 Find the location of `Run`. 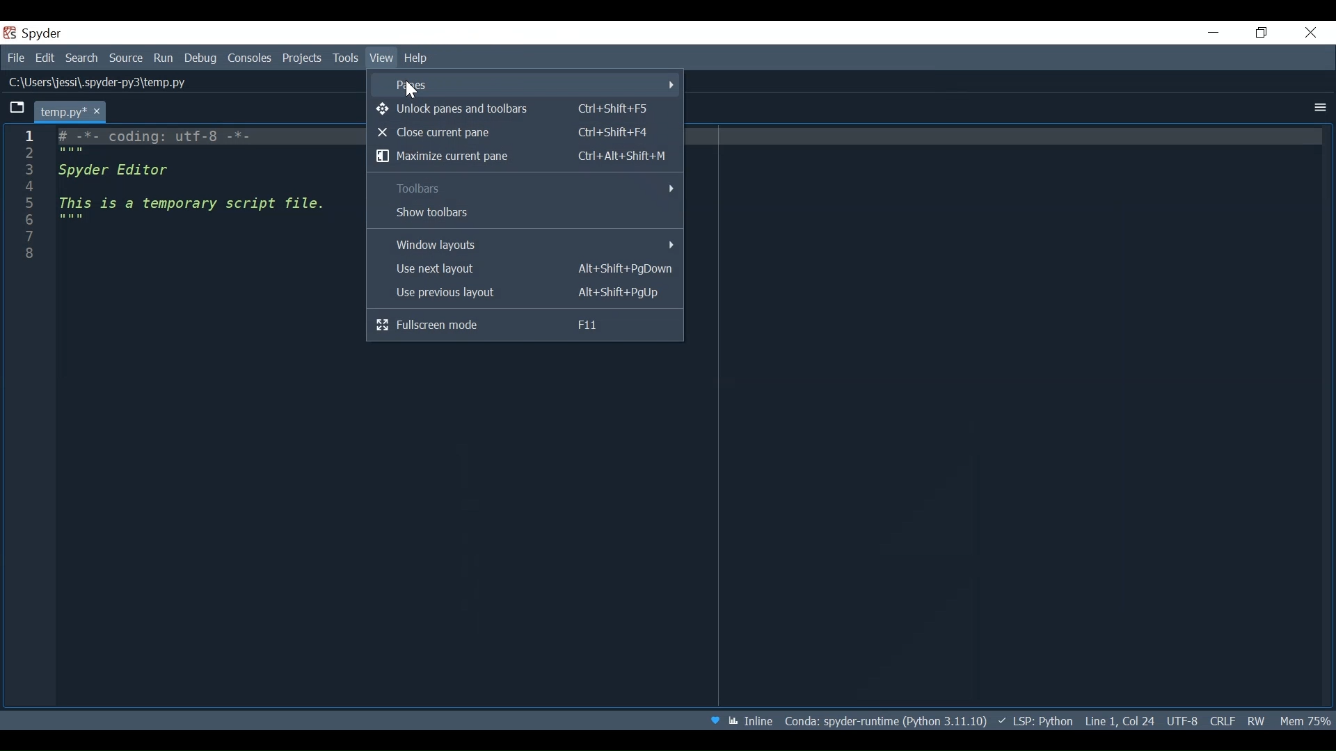

Run is located at coordinates (165, 58).